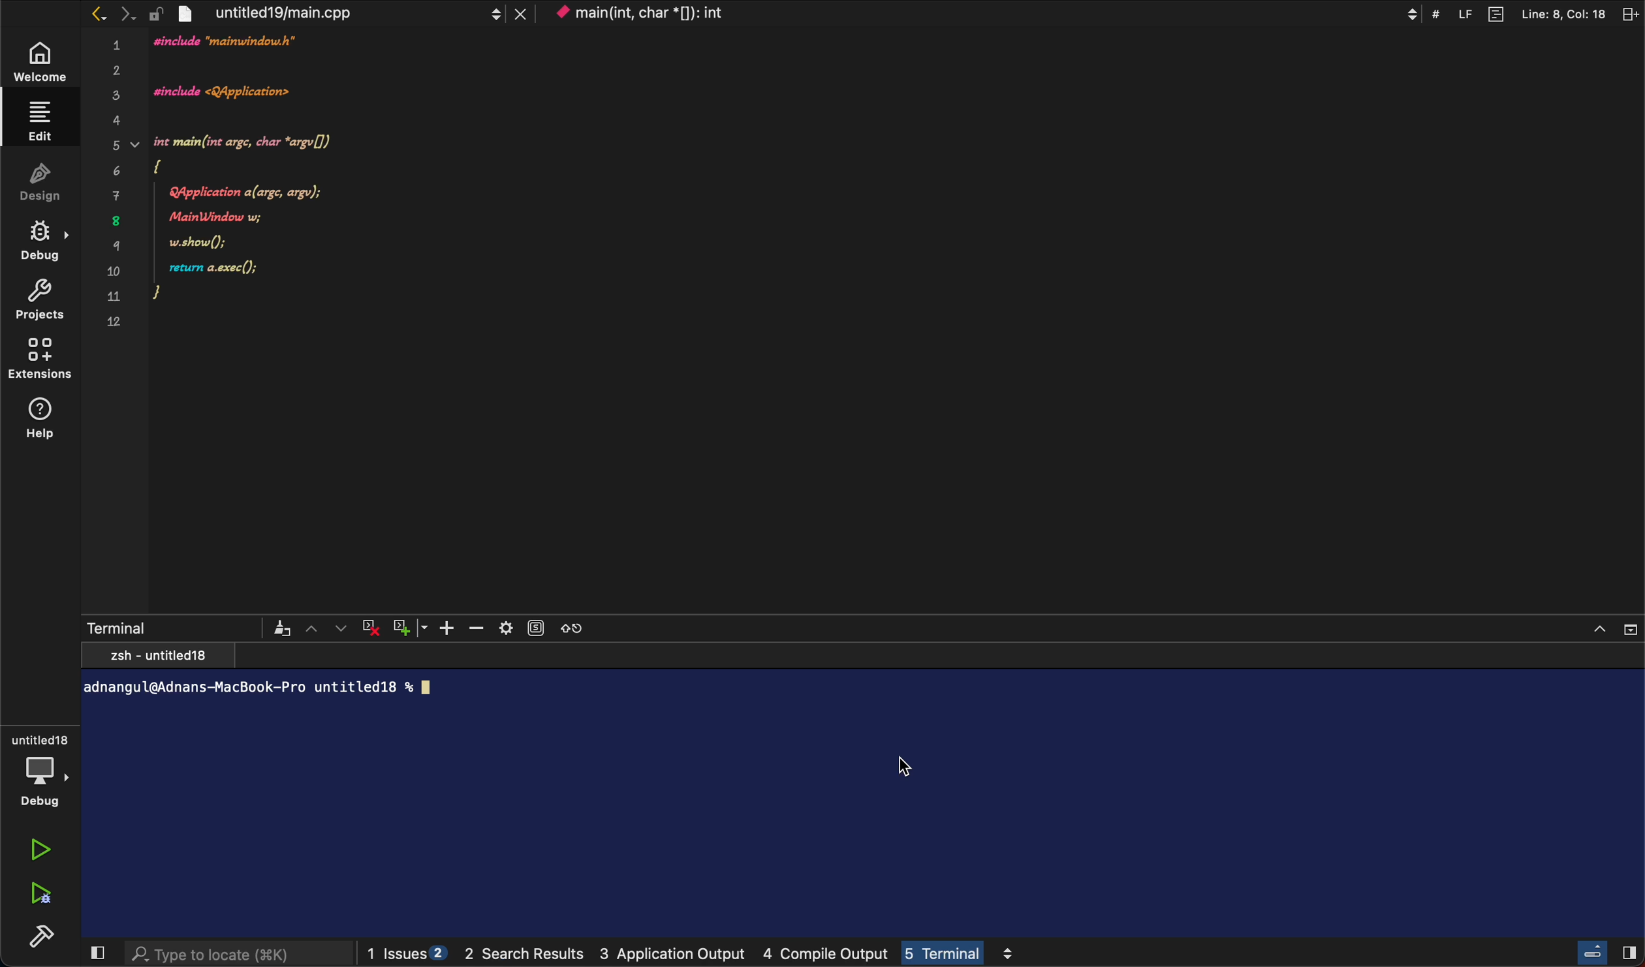 The width and height of the screenshot is (1645, 967). What do you see at coordinates (37, 297) in the screenshot?
I see `projects` at bounding box center [37, 297].